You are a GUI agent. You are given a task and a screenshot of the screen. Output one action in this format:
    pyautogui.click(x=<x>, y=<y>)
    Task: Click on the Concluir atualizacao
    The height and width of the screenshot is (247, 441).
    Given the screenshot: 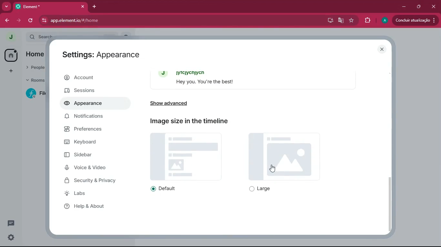 What is the action you would take?
    pyautogui.click(x=414, y=21)
    